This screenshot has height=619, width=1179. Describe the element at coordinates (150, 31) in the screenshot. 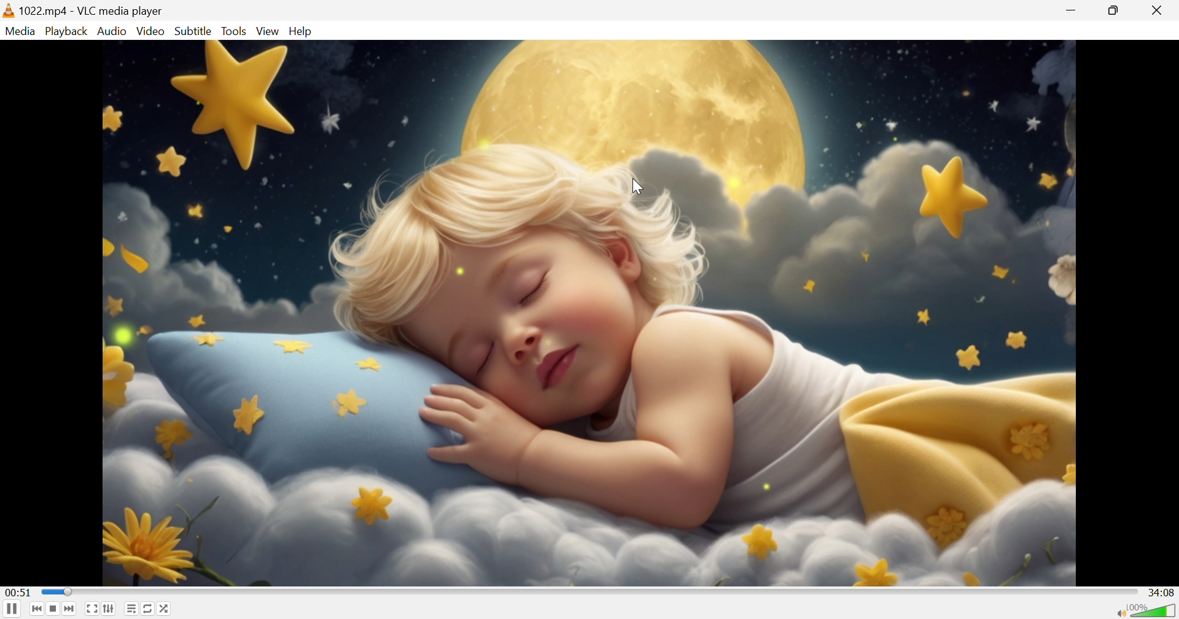

I see `Video` at that location.